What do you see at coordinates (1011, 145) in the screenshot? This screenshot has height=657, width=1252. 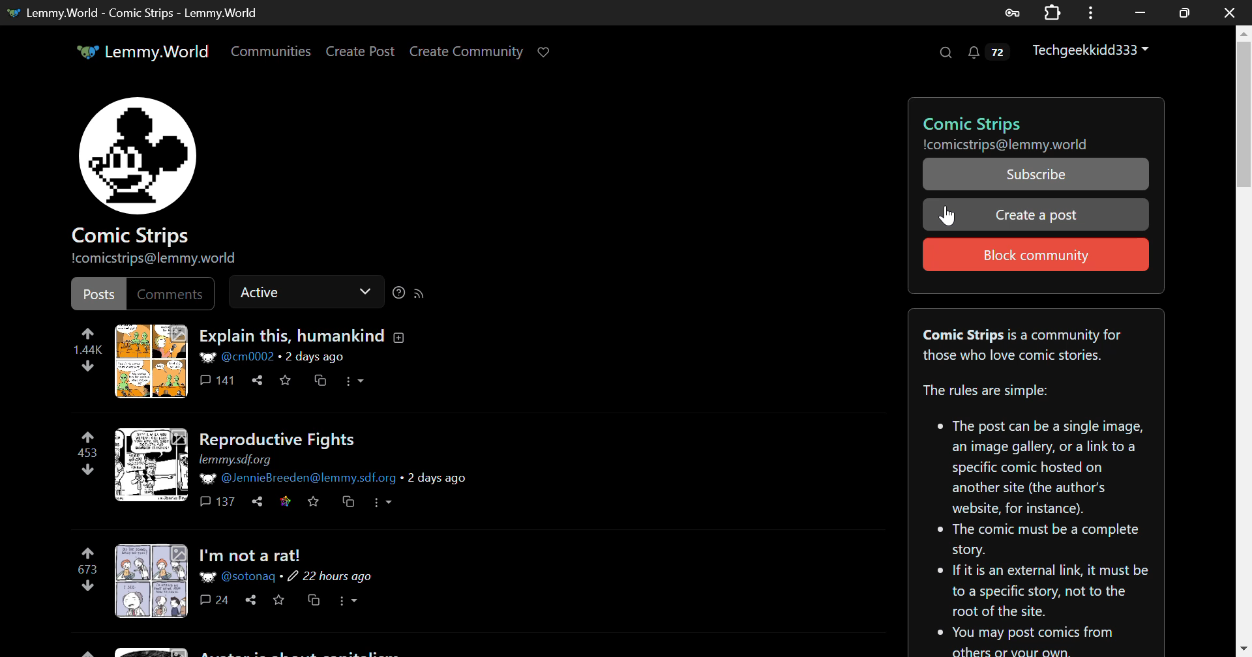 I see `!comicstrips@lemmy.world` at bounding box center [1011, 145].